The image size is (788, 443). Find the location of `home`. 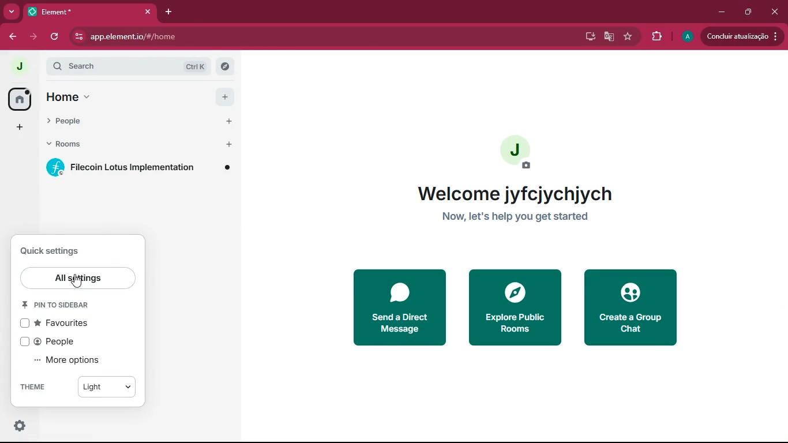

home is located at coordinates (16, 99).